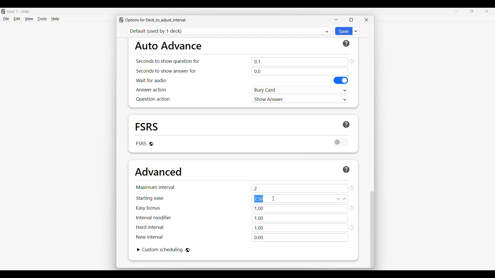 The width and height of the screenshot is (495, 278). I want to click on Indicates seconds to show answer for, so click(166, 71).